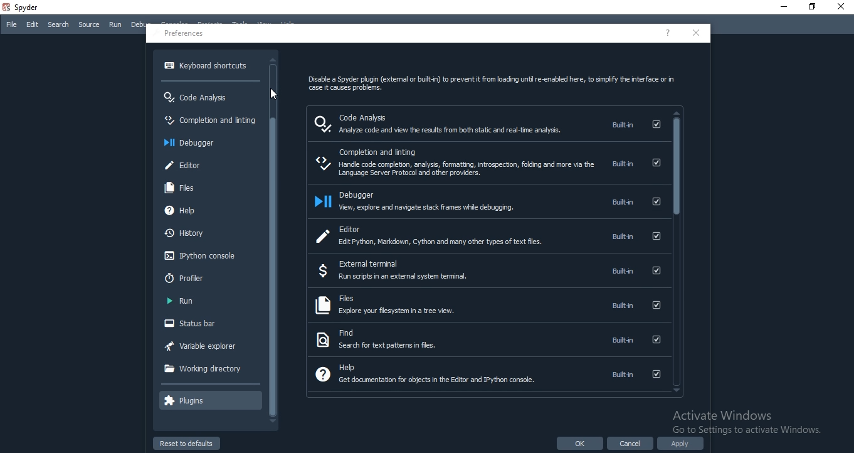  Describe the element at coordinates (841, 8) in the screenshot. I see `close` at that location.